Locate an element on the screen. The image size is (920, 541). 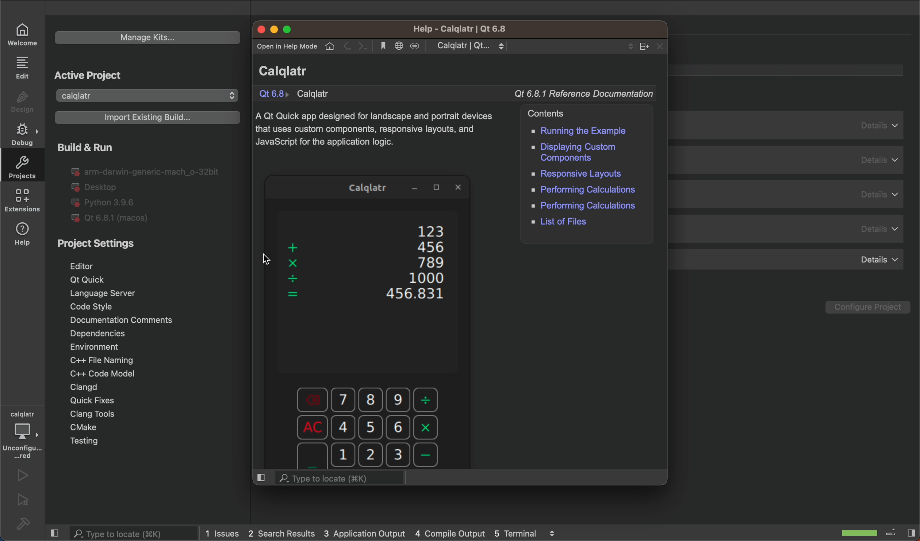
build is located at coordinates (25, 522).